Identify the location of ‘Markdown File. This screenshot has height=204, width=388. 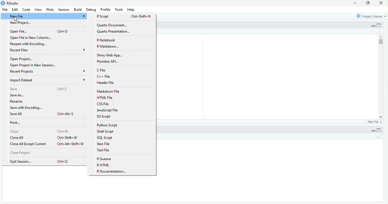
(109, 92).